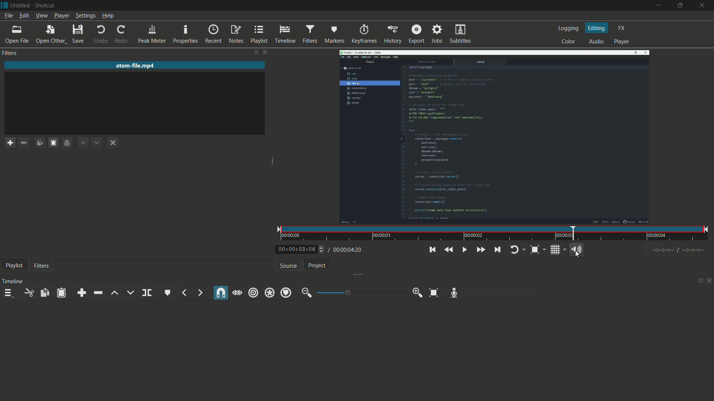  I want to click on playlist, so click(259, 35).